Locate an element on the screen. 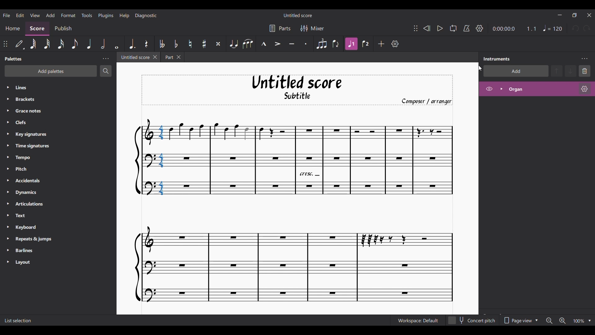  Help menu is located at coordinates (124, 16).